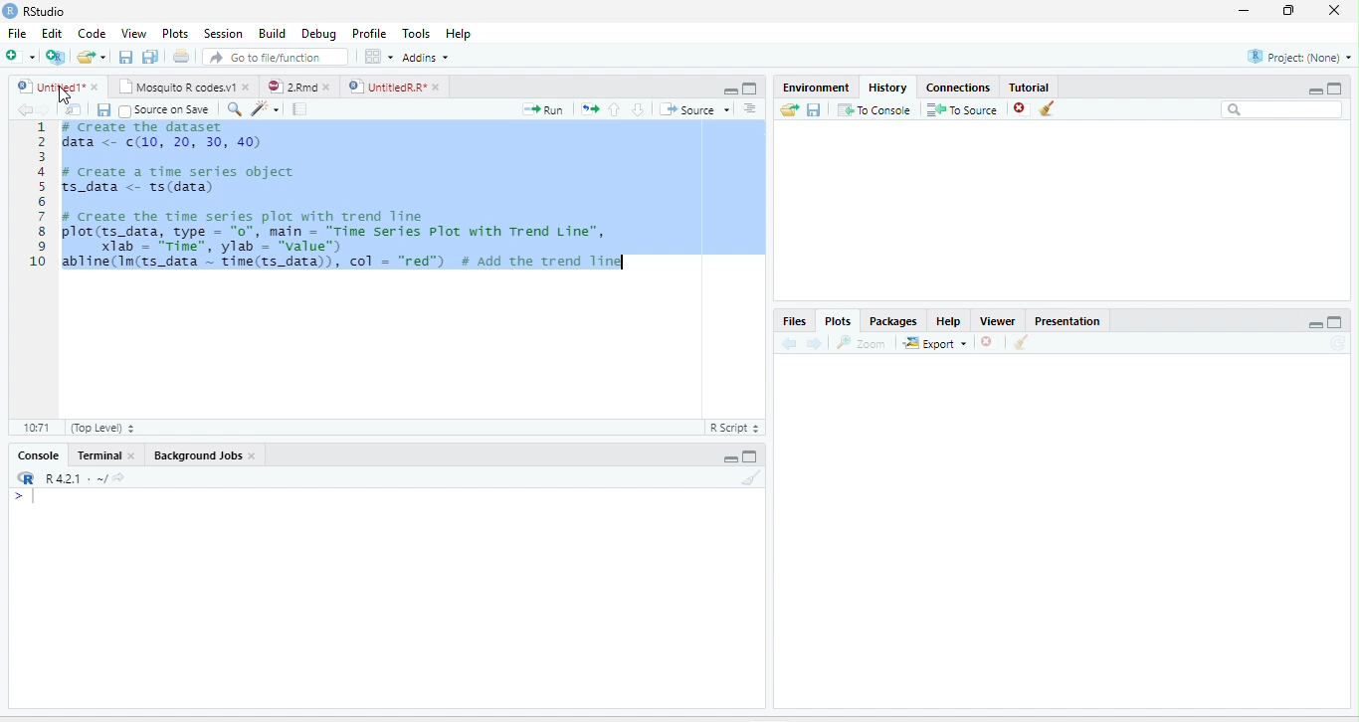 This screenshot has height=722, width=1359. I want to click on Next plot, so click(814, 343).